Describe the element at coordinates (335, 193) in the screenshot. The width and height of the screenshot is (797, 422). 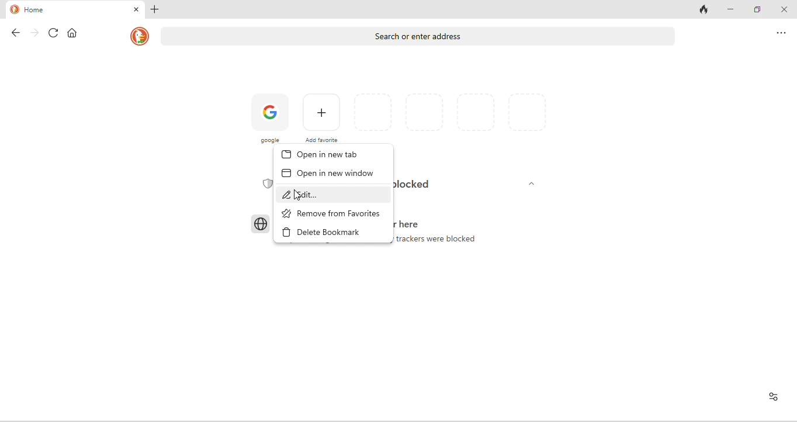
I see `edit` at that location.